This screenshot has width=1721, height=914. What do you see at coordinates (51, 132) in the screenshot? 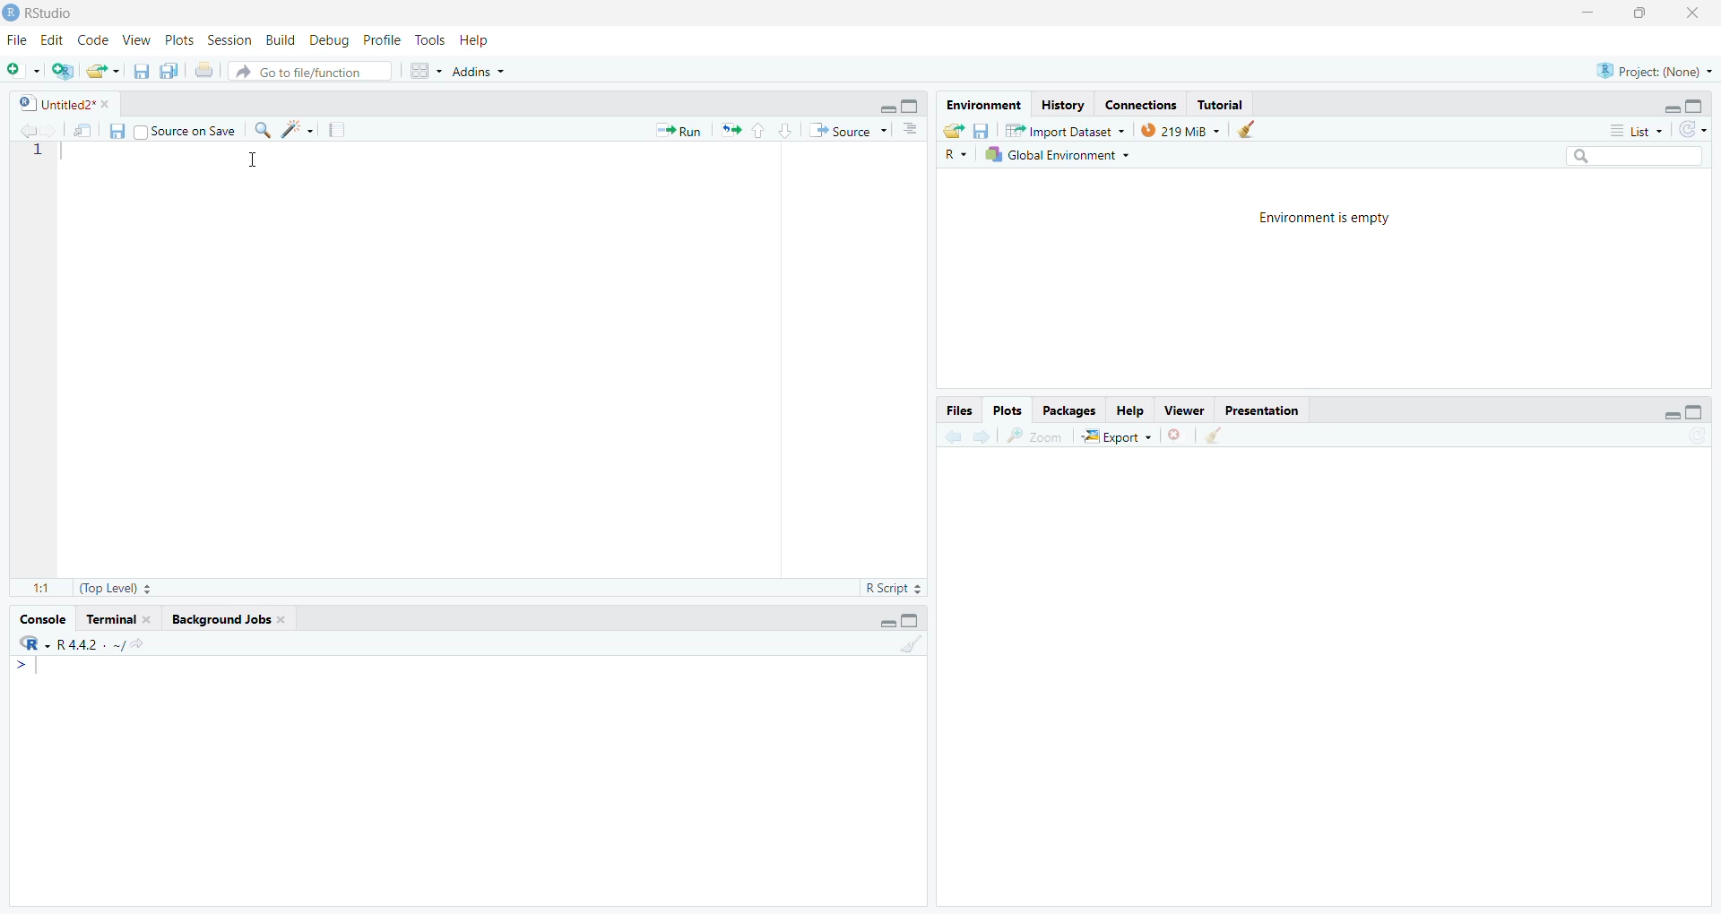
I see `Go to next source location` at bounding box center [51, 132].